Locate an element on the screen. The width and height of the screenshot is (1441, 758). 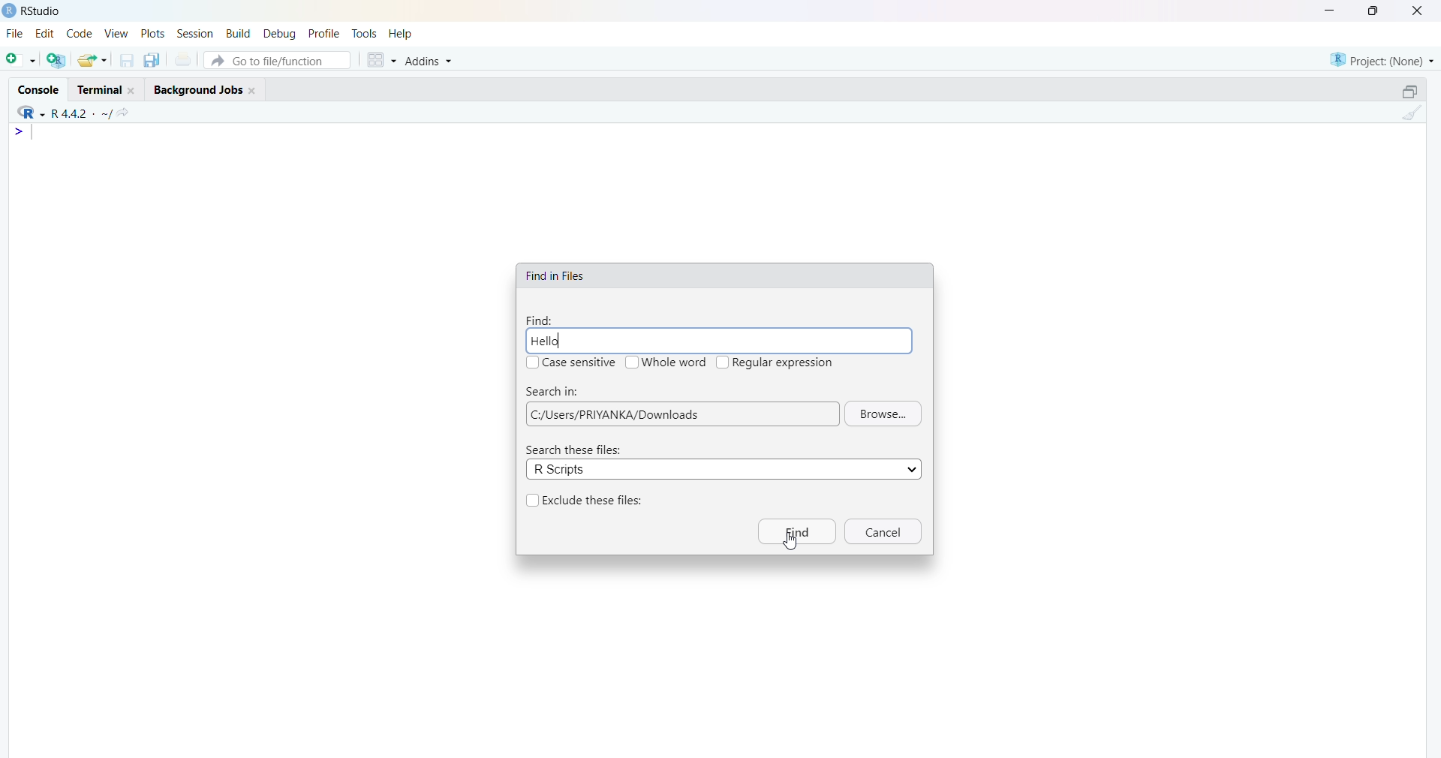
R 4.4.2 ~/ is located at coordinates (83, 113).